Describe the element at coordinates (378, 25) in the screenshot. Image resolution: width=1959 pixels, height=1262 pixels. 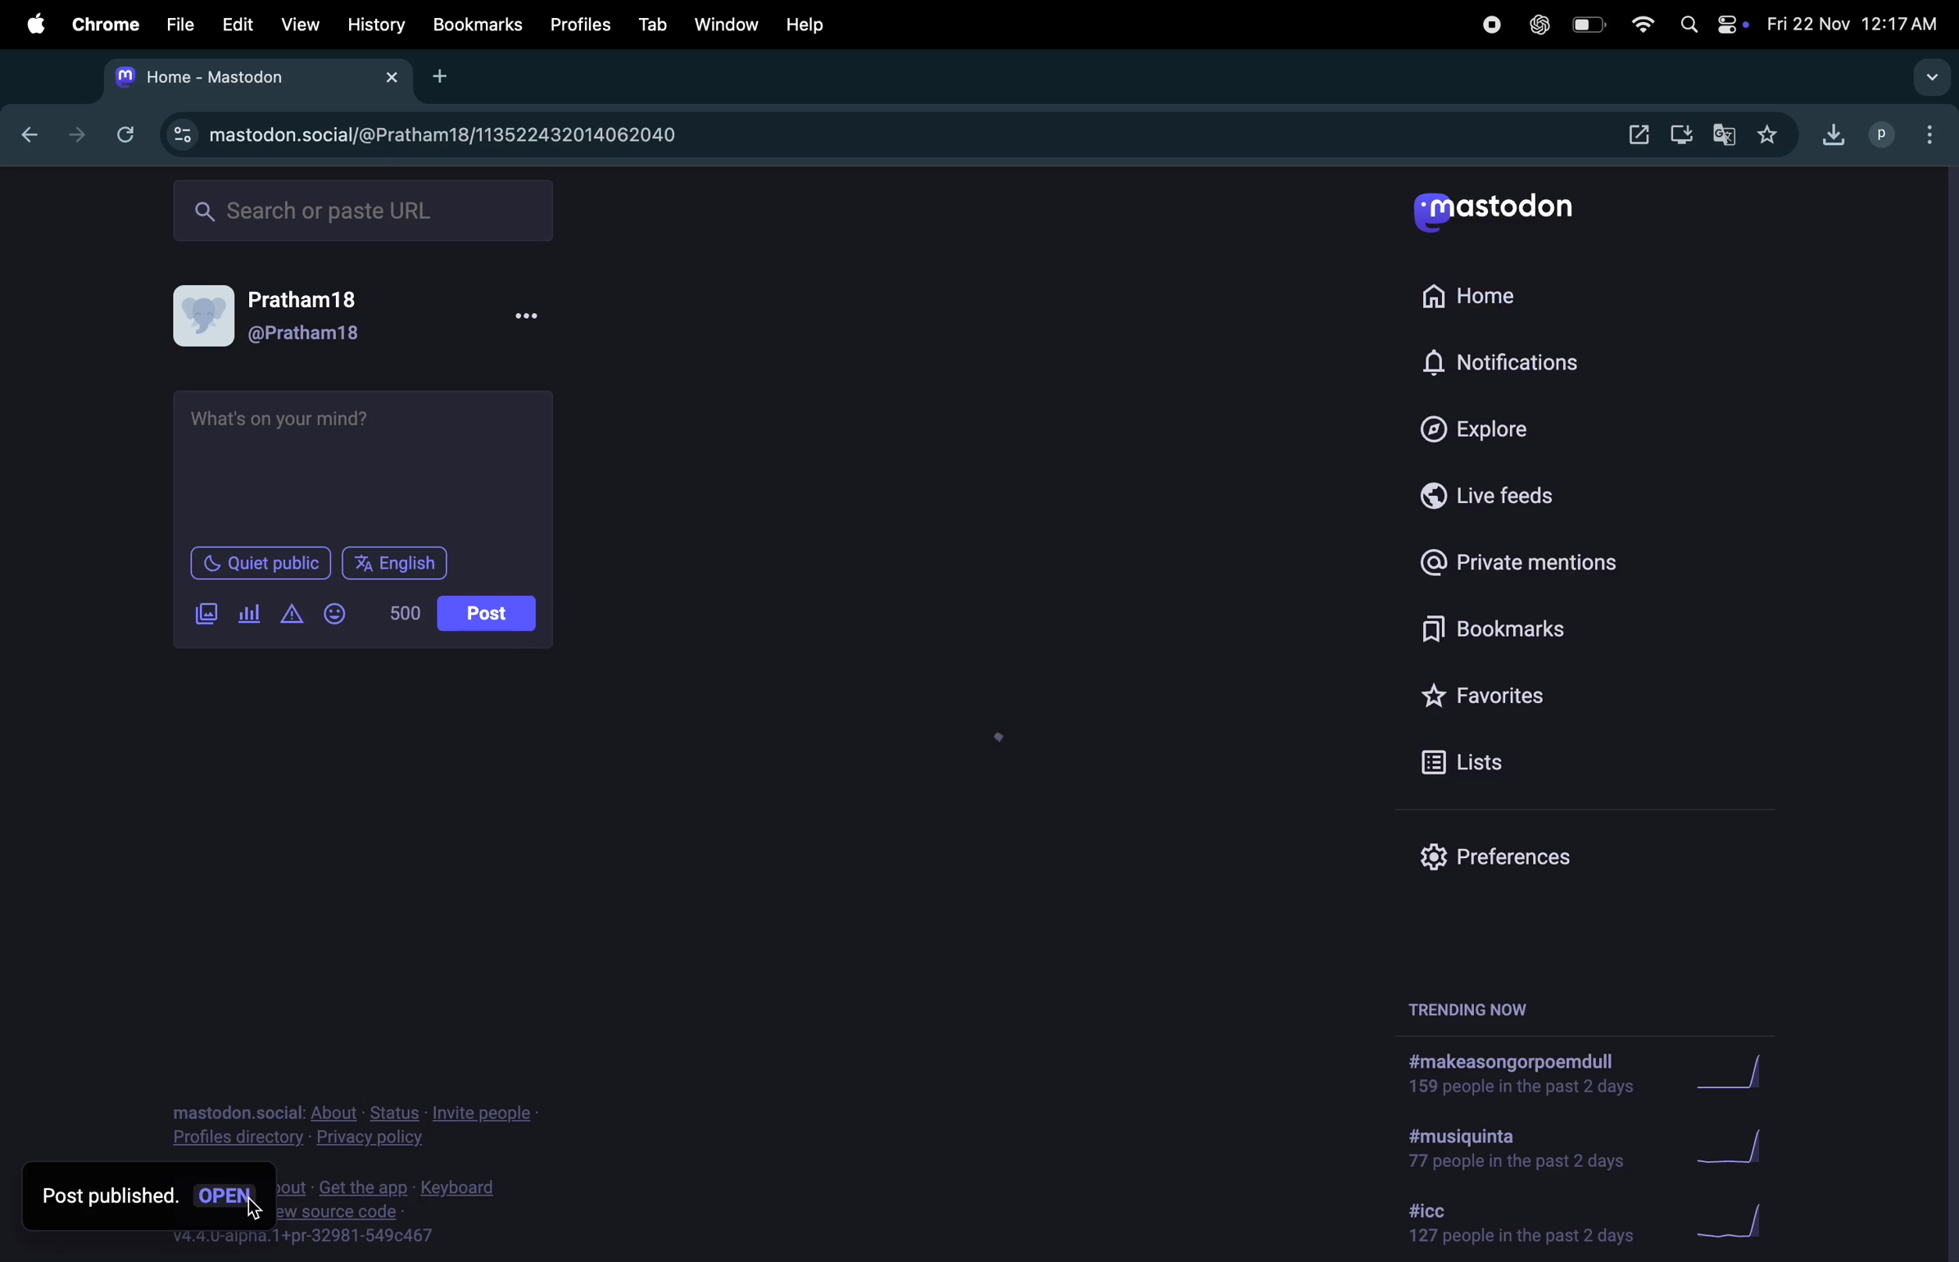
I see `history` at that location.